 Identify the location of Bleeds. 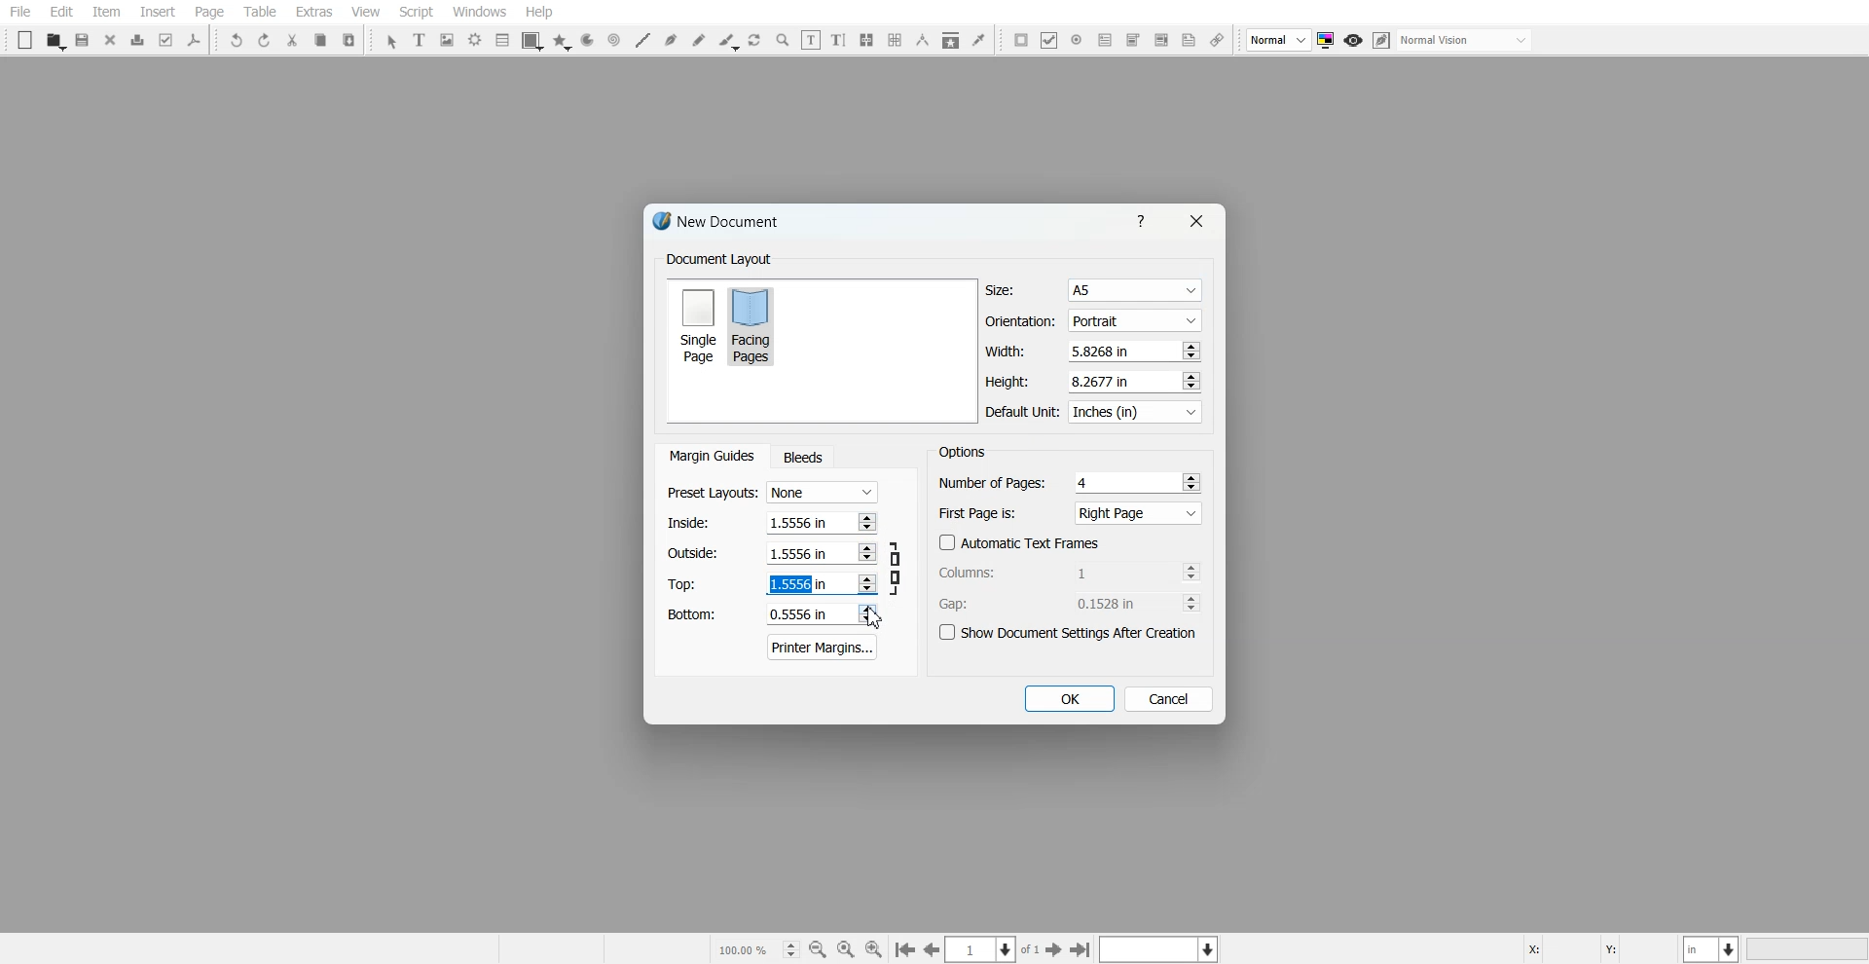
(802, 457).